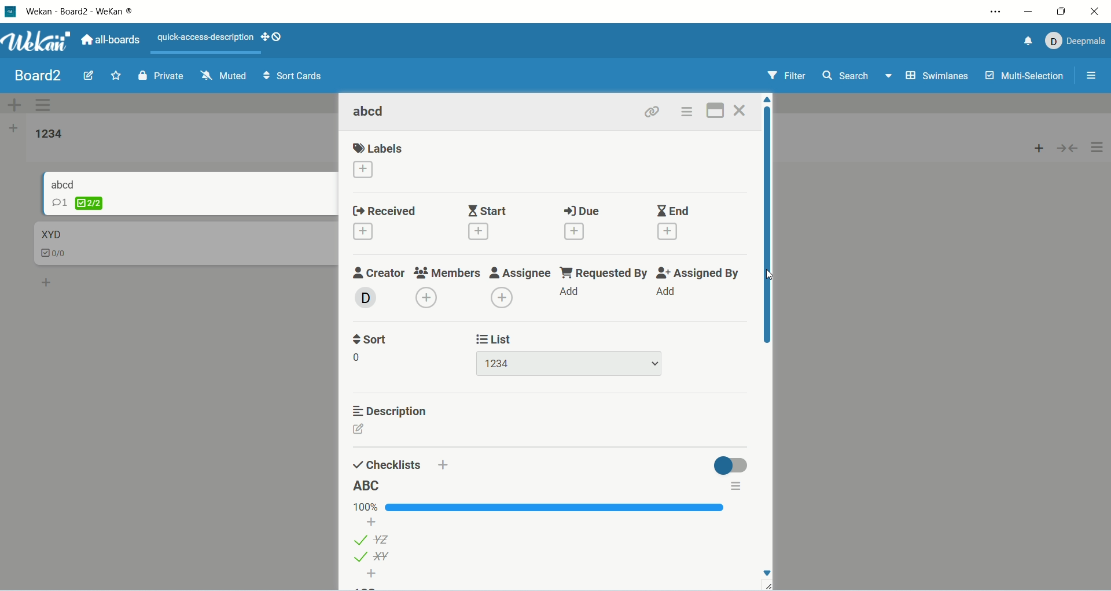 The image size is (1111, 591). What do you see at coordinates (36, 43) in the screenshot?
I see `wekan` at bounding box center [36, 43].